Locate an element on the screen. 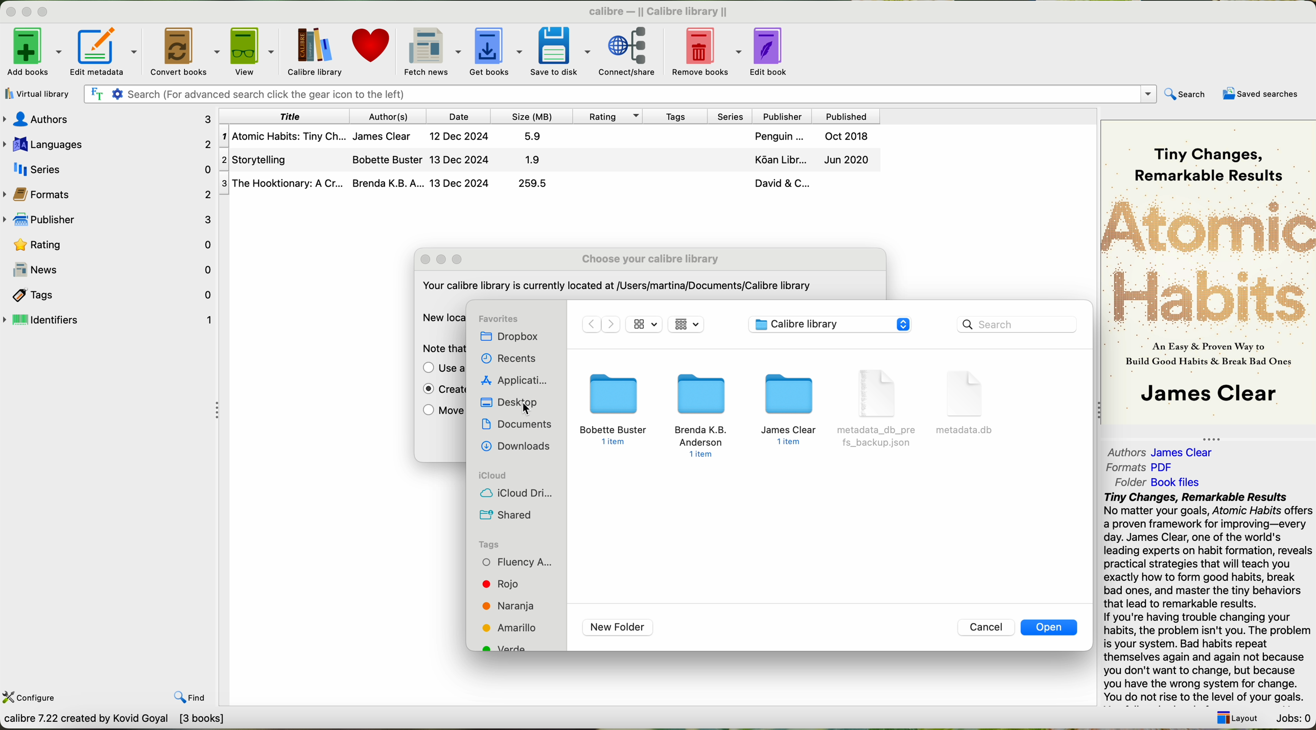  move is located at coordinates (441, 412).